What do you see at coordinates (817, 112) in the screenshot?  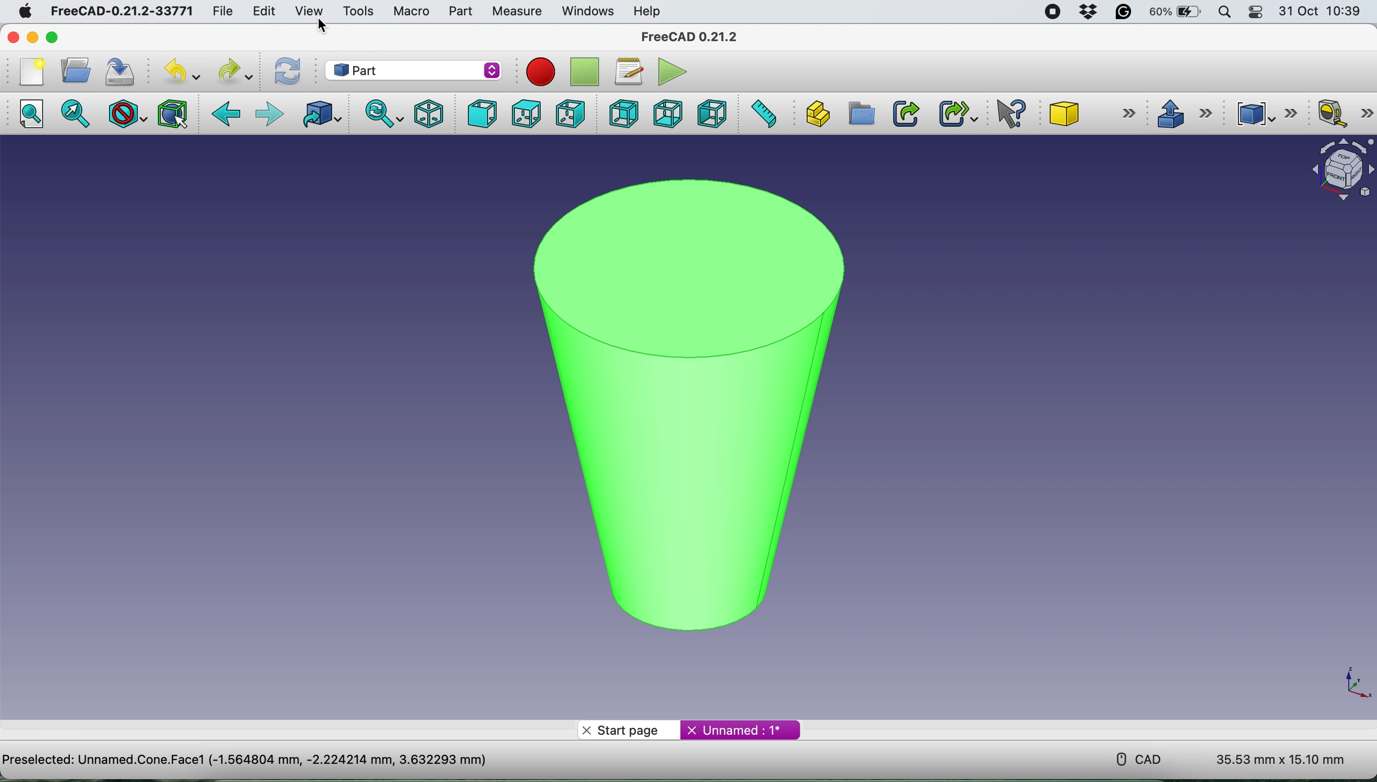 I see `create part` at bounding box center [817, 112].